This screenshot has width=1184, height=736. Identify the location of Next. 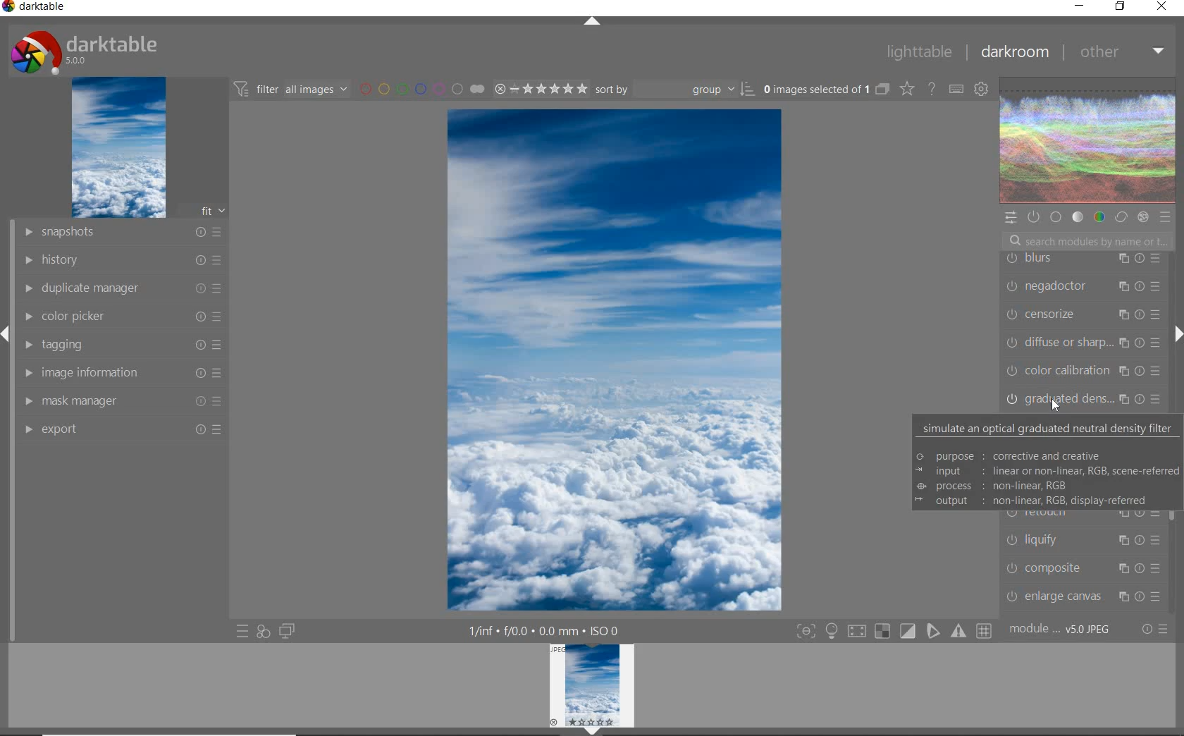
(1177, 334).